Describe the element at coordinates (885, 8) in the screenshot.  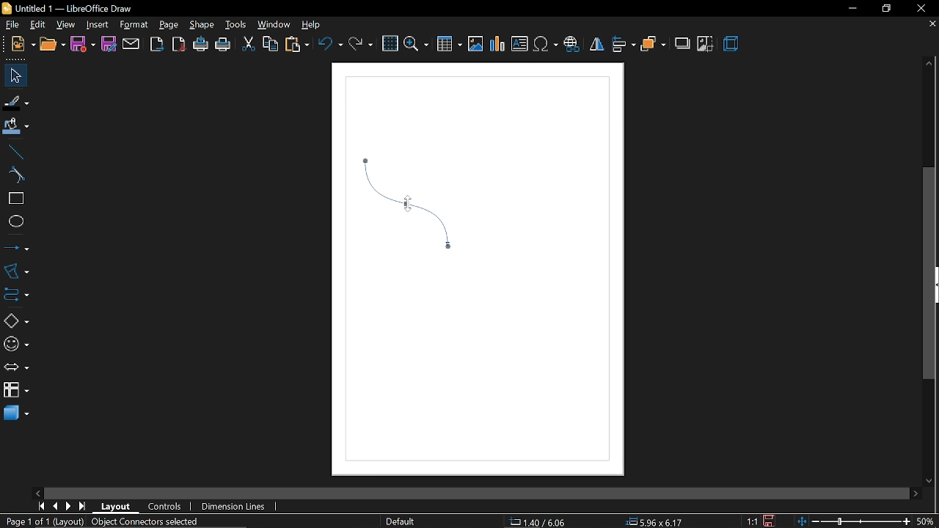
I see `restore down` at that location.